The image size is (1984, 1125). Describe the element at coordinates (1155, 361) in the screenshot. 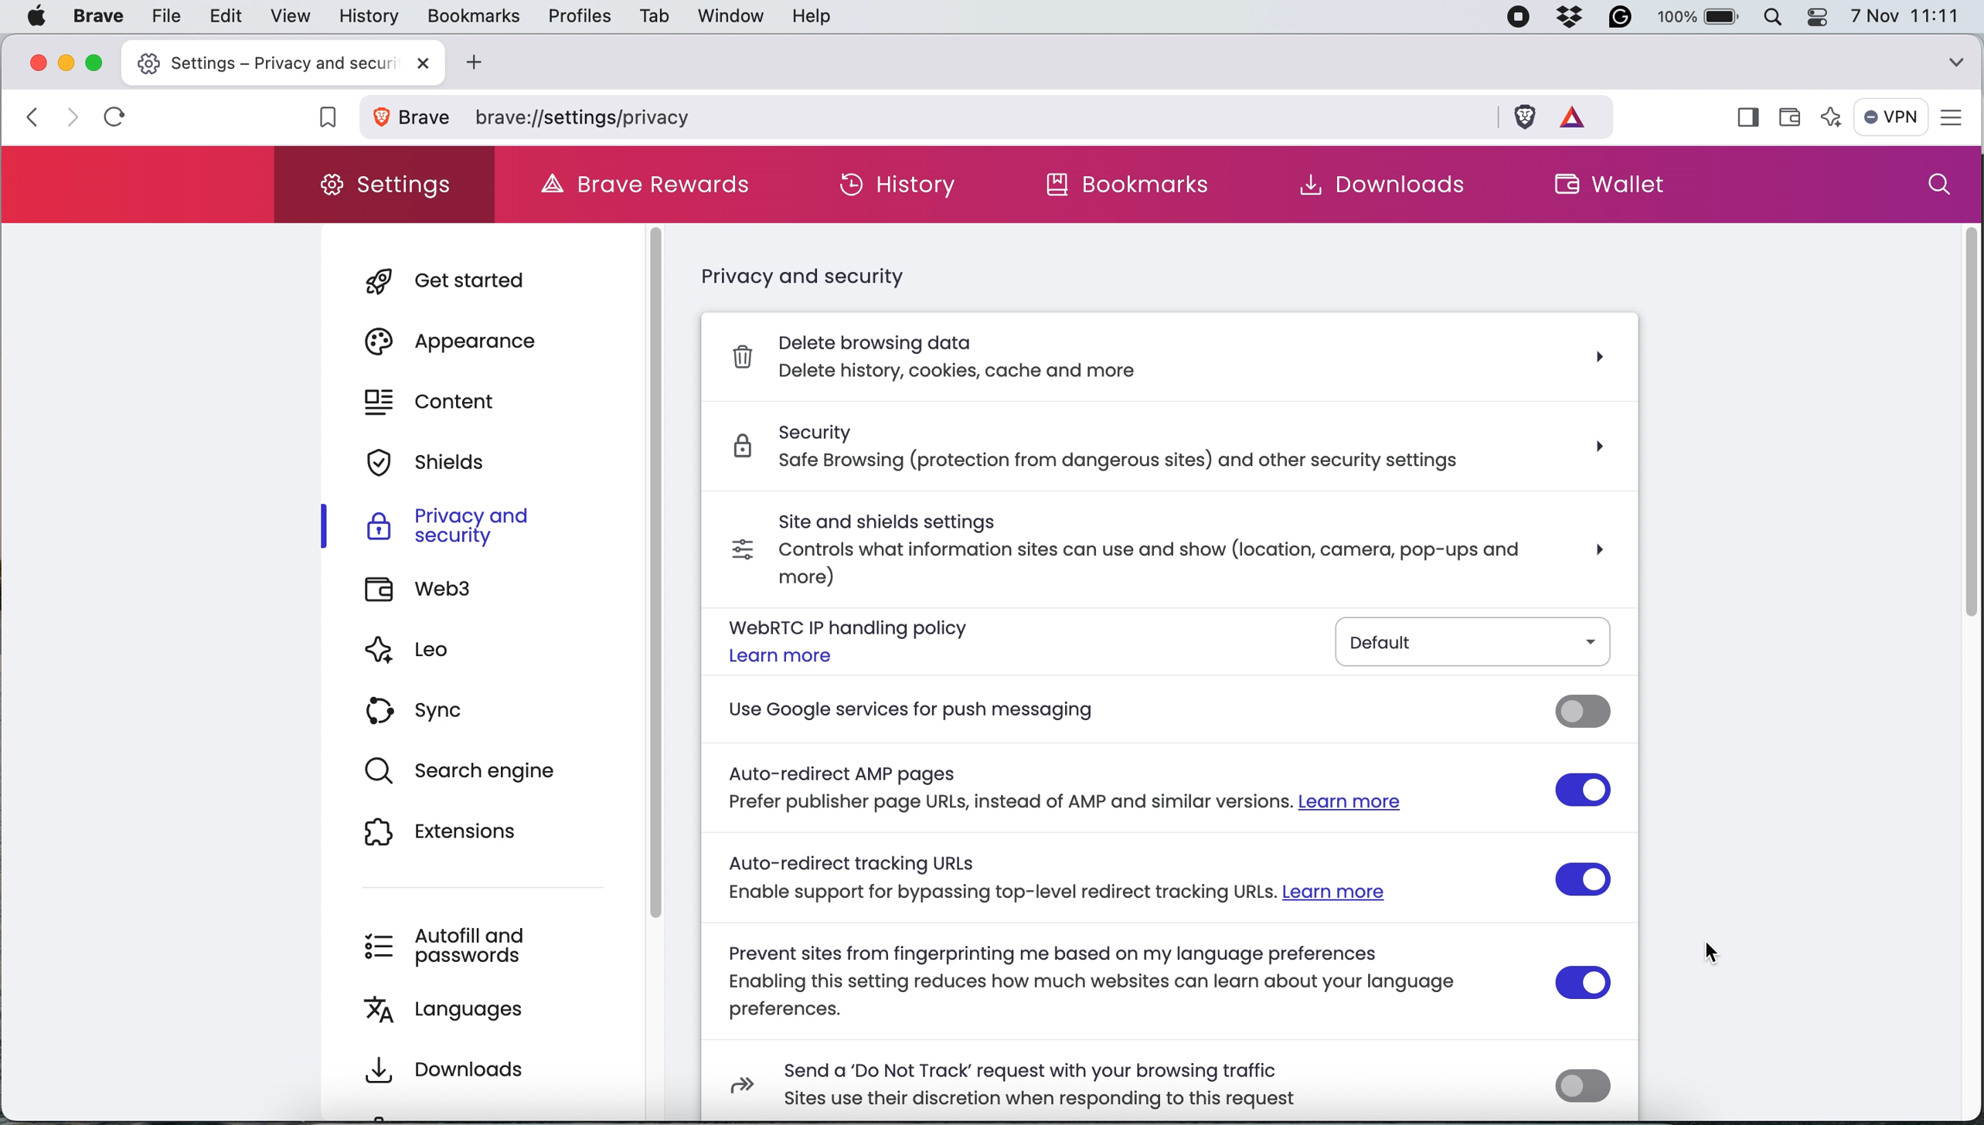

I see `Delete browsing data, Delete history, cookies, cache and more` at that location.